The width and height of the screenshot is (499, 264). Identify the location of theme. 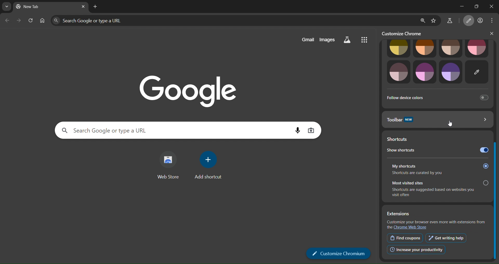
(425, 72).